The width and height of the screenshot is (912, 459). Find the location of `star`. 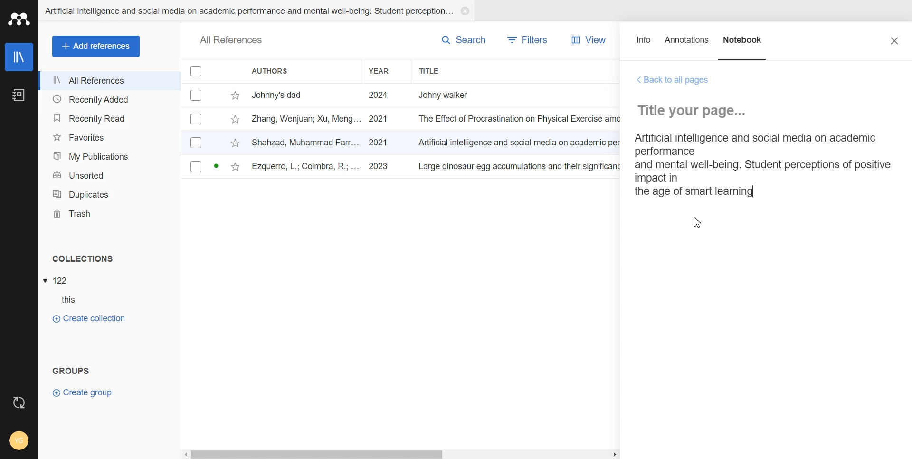

star is located at coordinates (235, 96).